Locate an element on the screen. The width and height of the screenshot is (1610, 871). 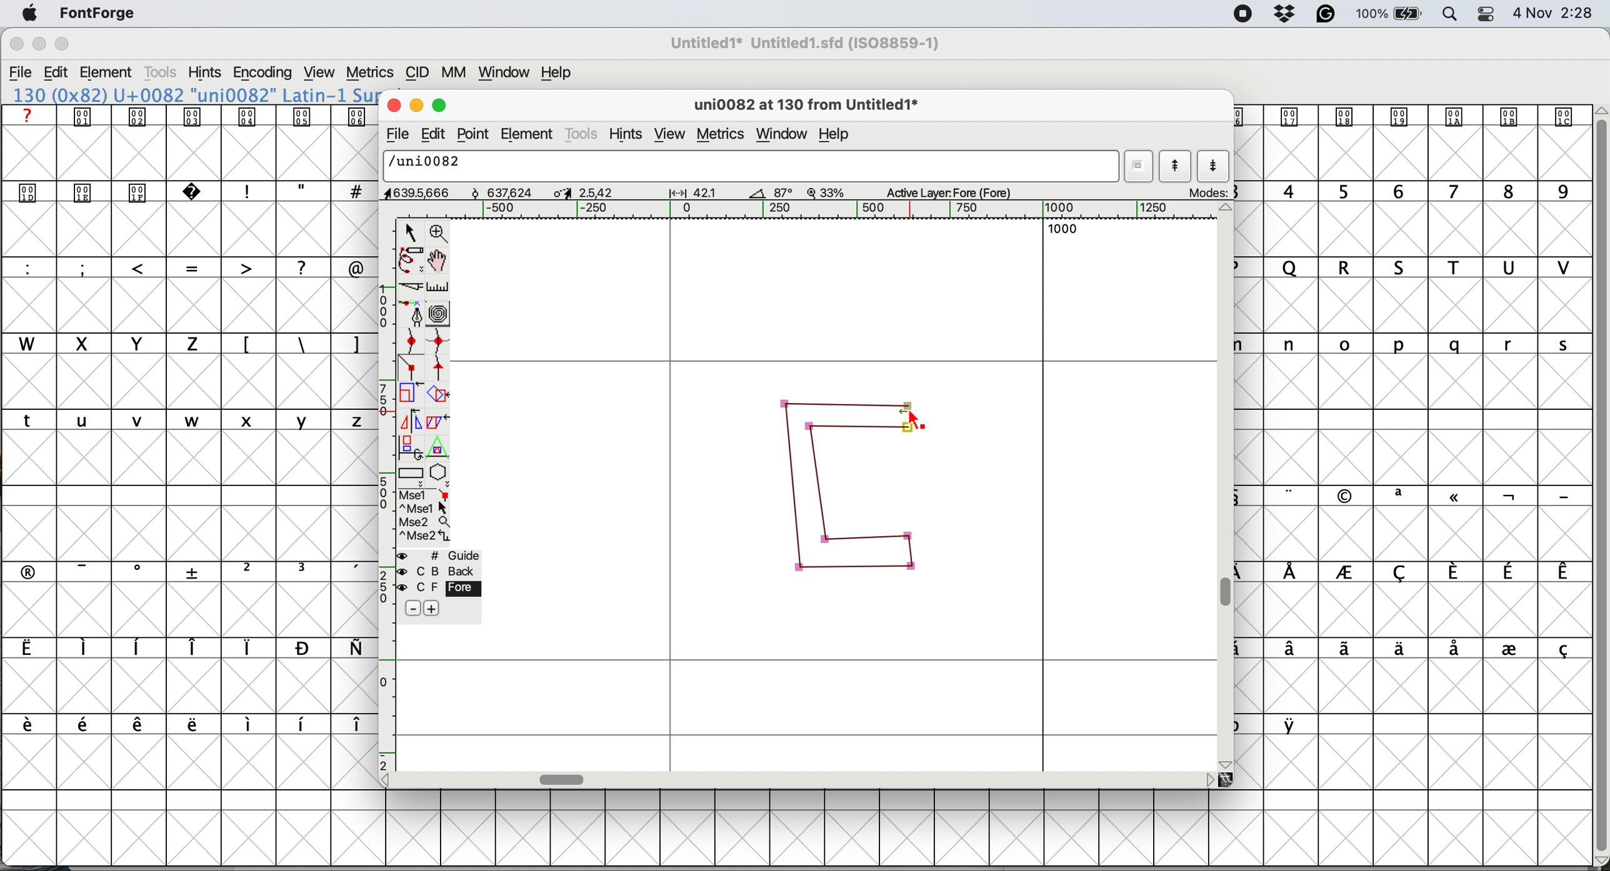
edit is located at coordinates (437, 135).